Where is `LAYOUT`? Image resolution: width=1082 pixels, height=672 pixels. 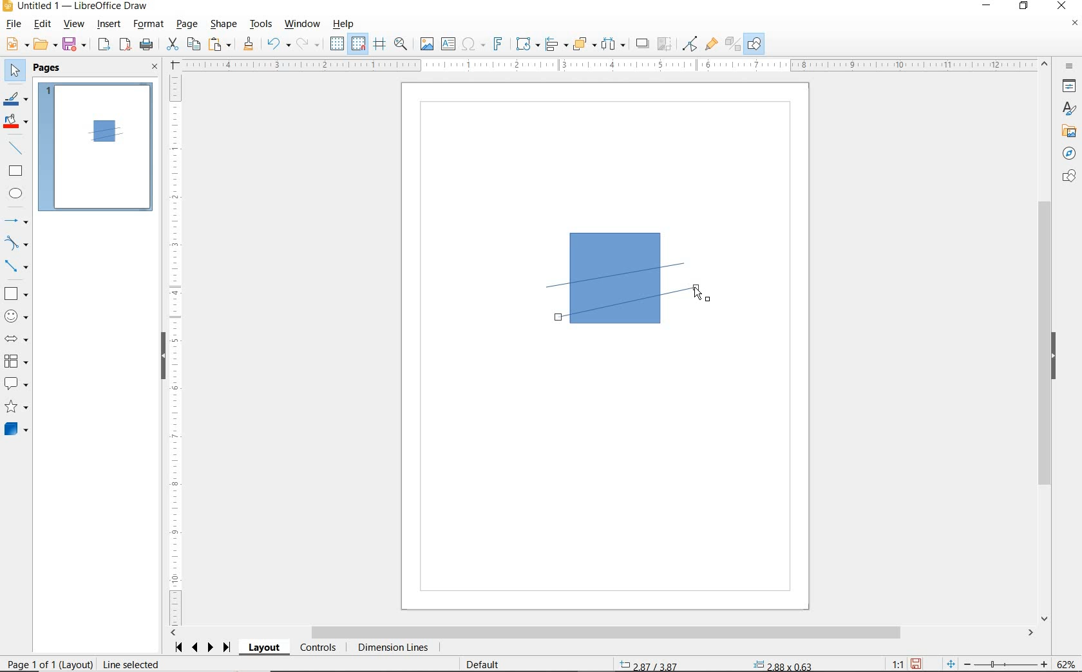 LAYOUT is located at coordinates (266, 648).